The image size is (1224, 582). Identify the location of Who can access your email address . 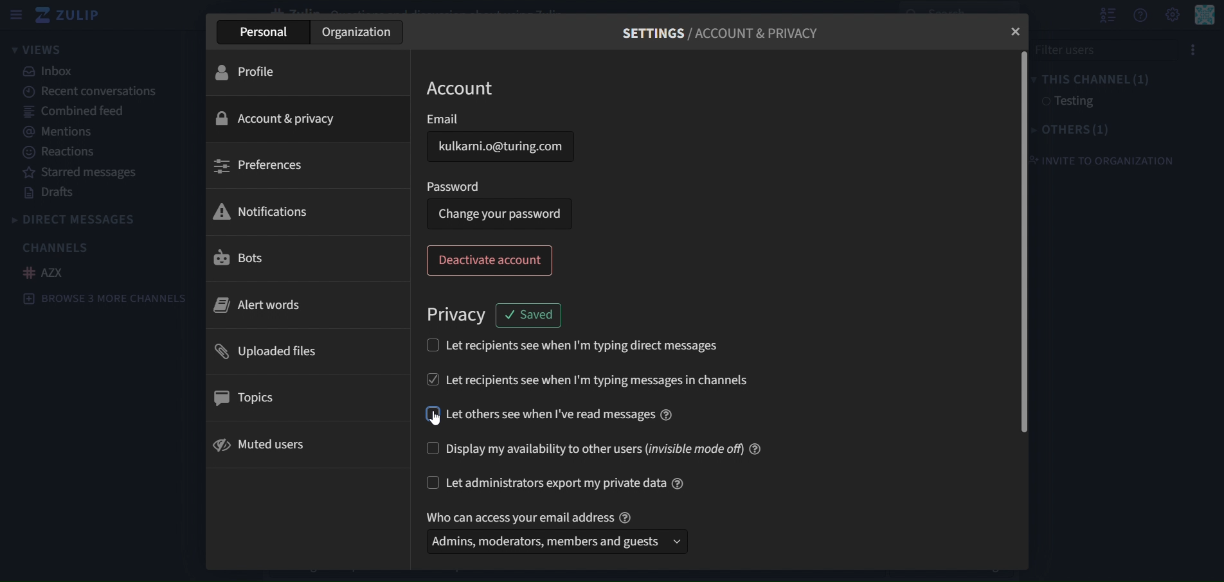
(532, 515).